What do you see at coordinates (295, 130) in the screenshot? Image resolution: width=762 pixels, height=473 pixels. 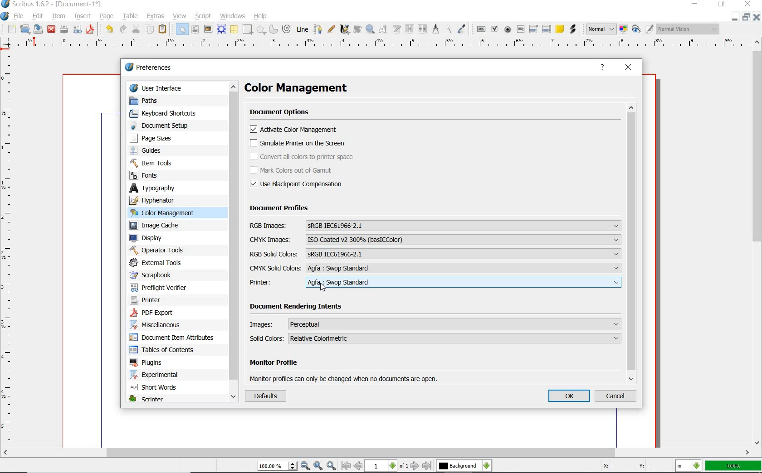 I see `activate color management` at bounding box center [295, 130].